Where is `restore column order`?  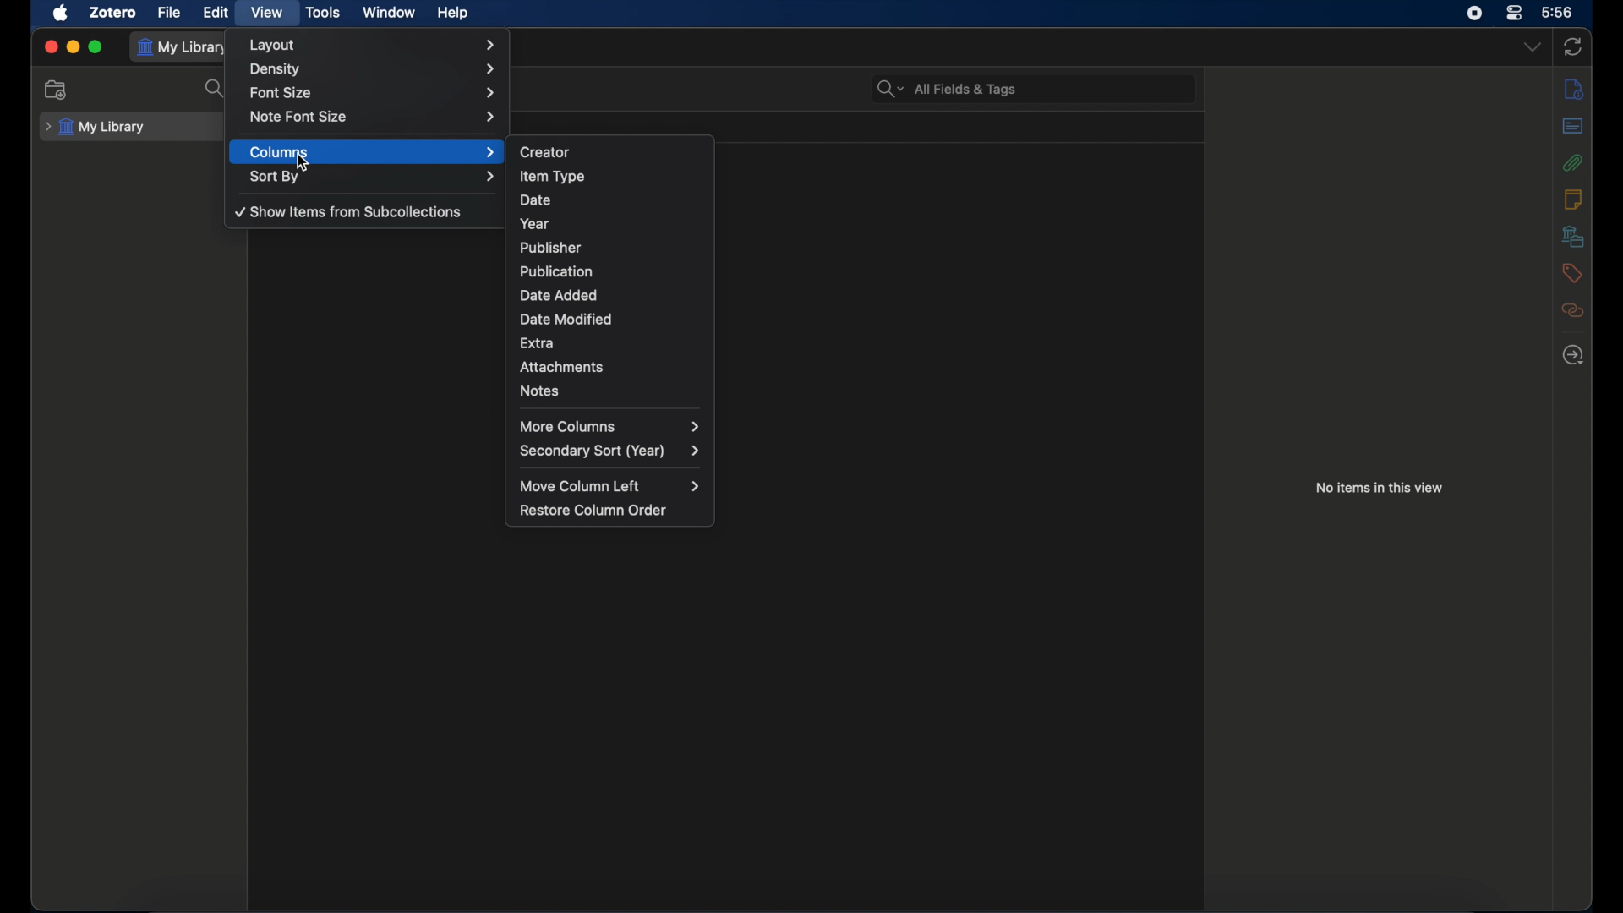 restore column order is located at coordinates (594, 510).